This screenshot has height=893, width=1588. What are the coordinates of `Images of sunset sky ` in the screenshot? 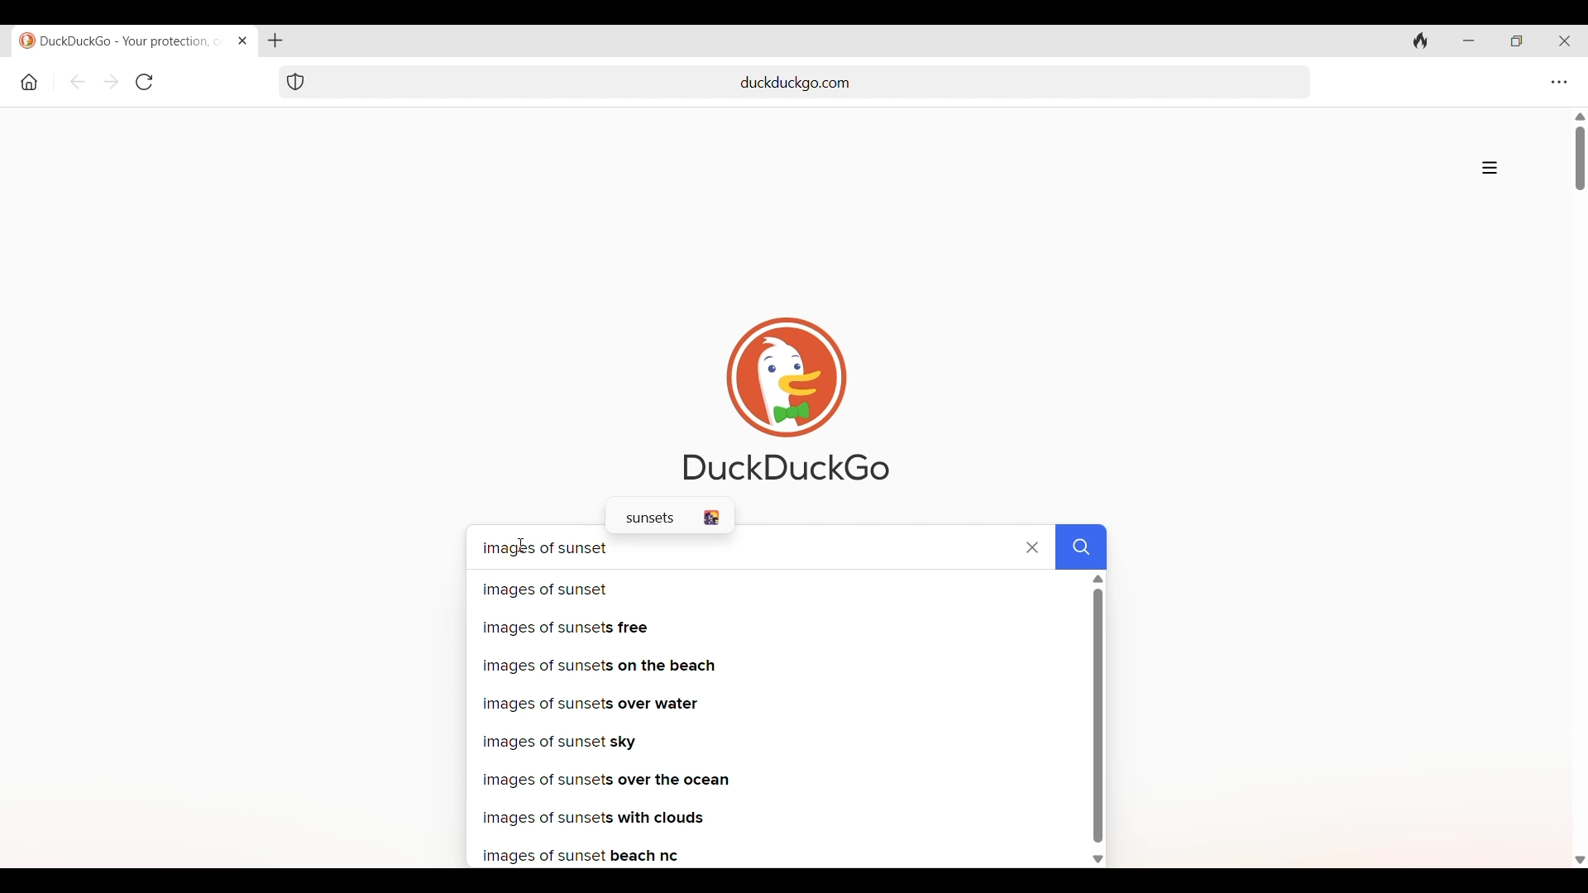 It's located at (774, 740).